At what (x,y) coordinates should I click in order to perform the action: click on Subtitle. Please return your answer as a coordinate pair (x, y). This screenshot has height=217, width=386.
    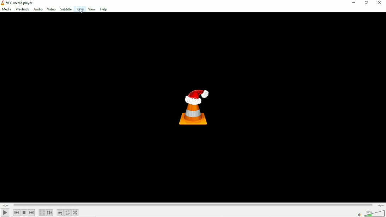
    Looking at the image, I should click on (66, 9).